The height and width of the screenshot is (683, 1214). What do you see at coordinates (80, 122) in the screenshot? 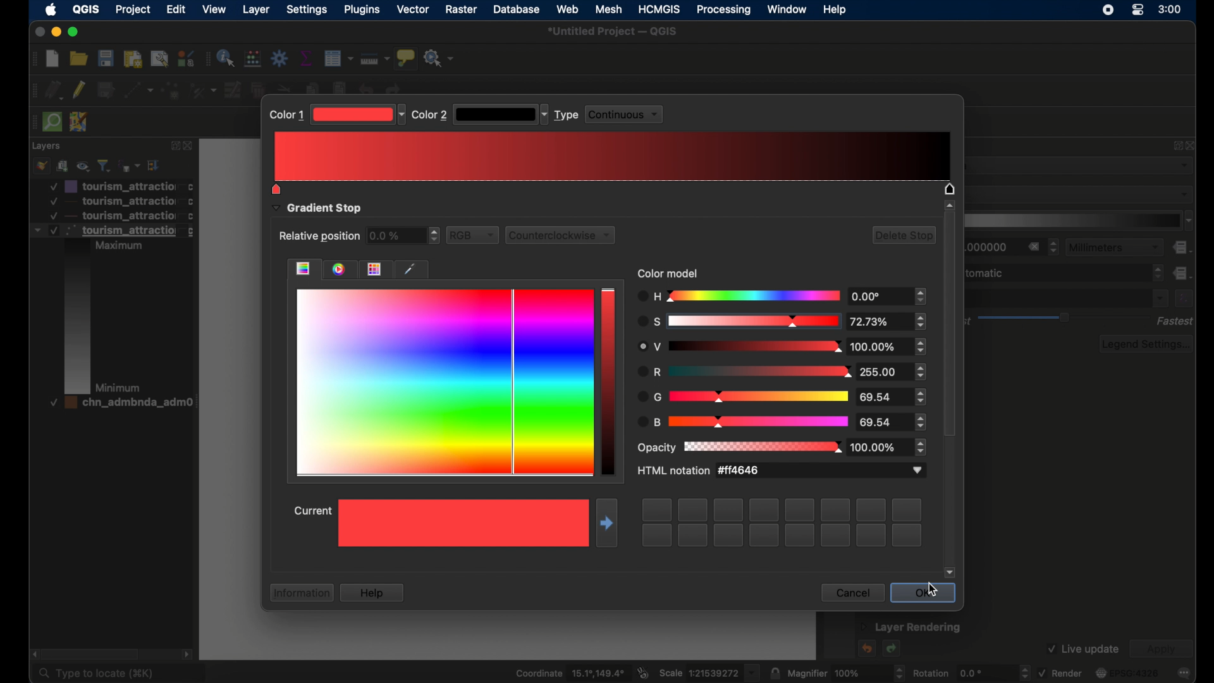
I see `josh remote` at bounding box center [80, 122].